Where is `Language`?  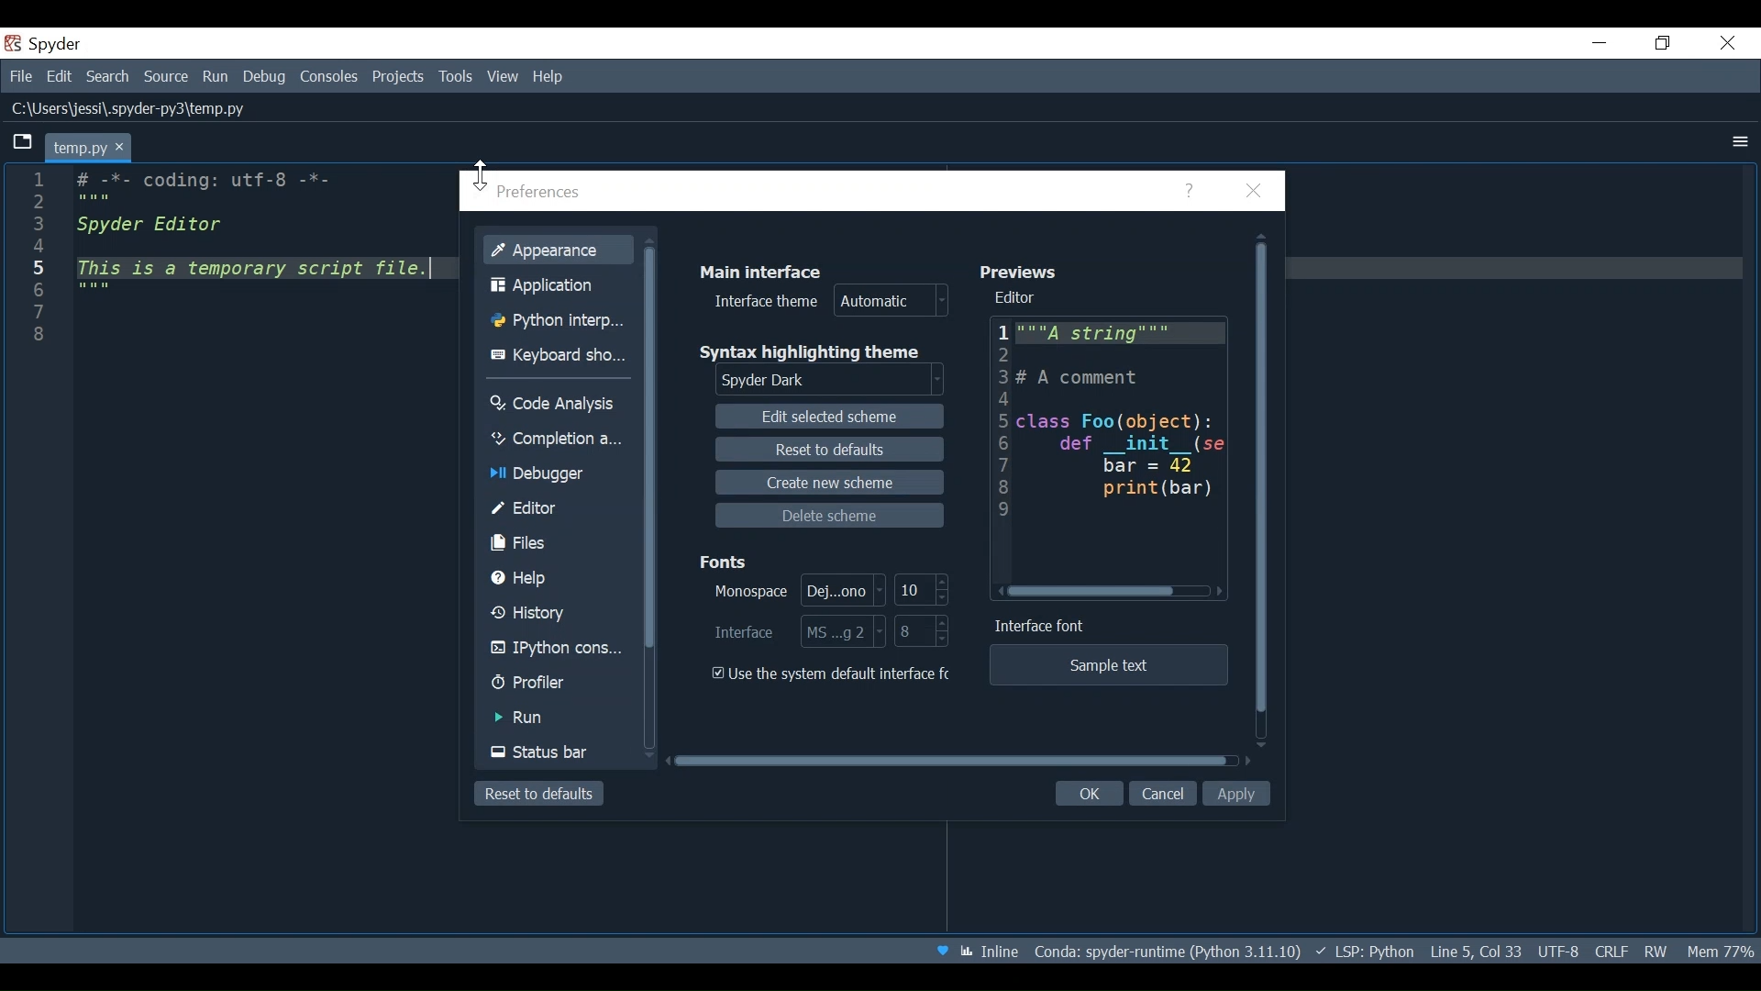
Language is located at coordinates (1362, 951).